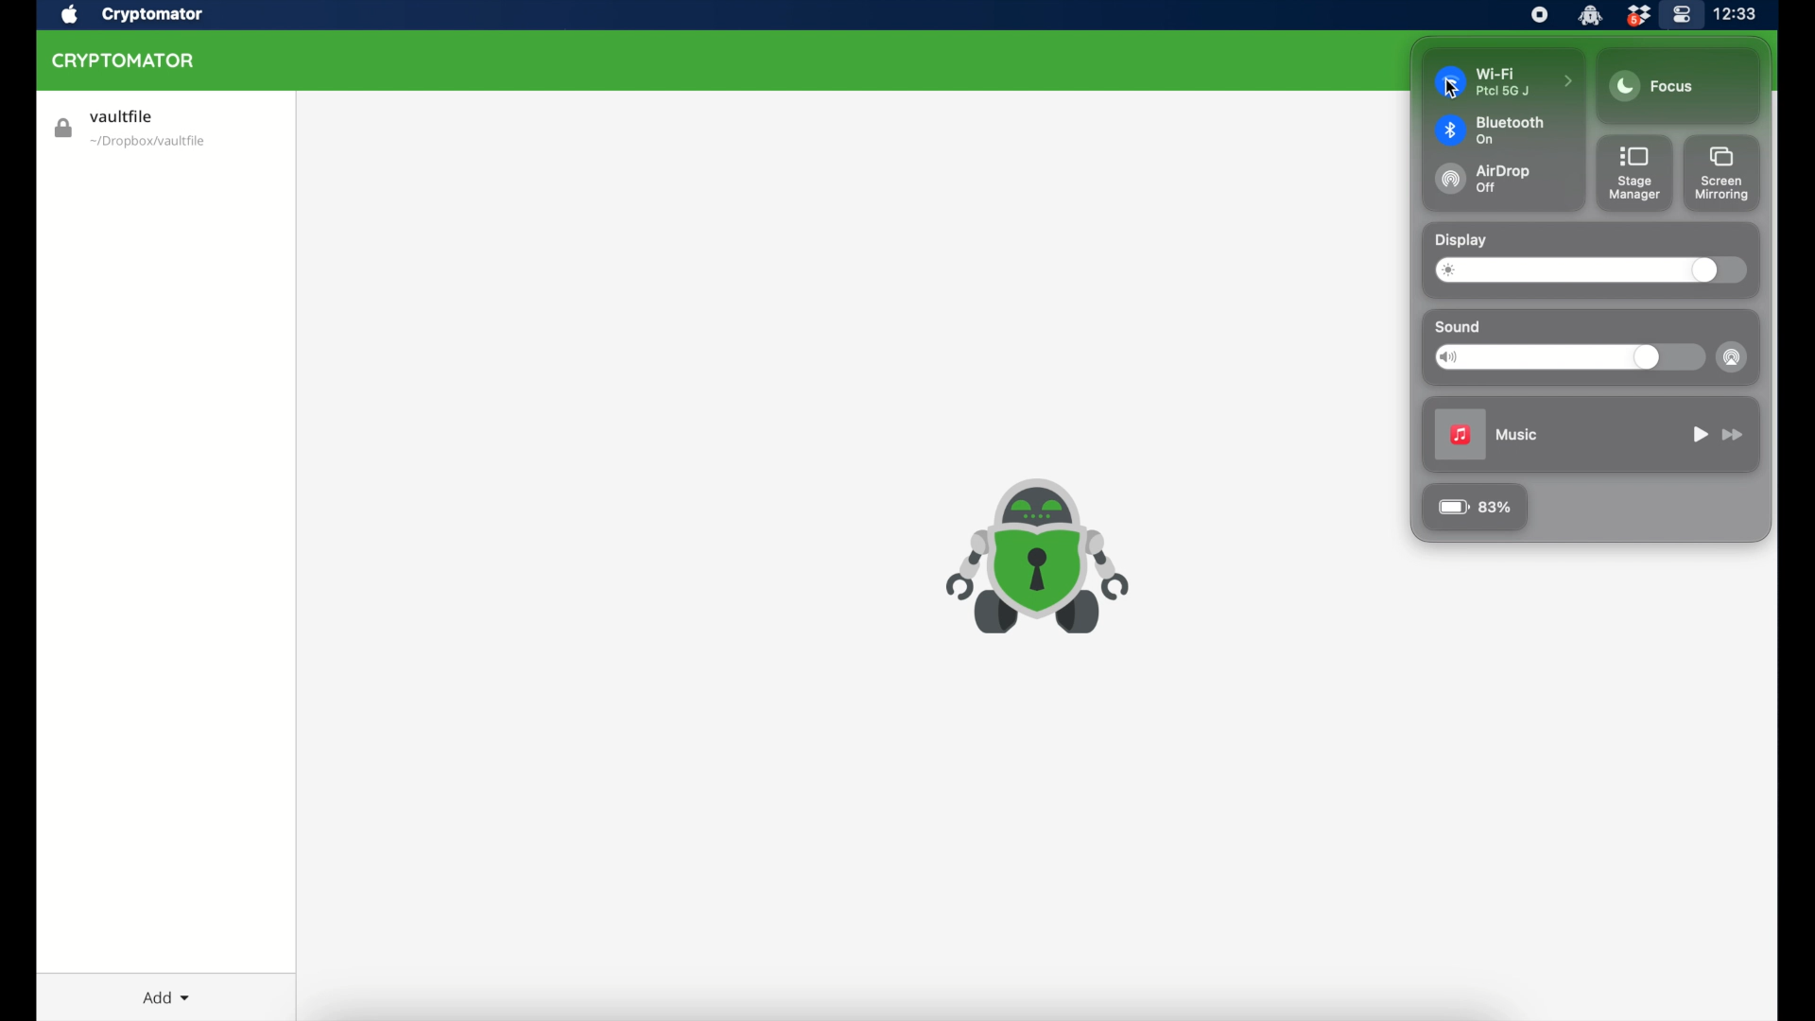  I want to click on airdrop, so click(1482, 180).